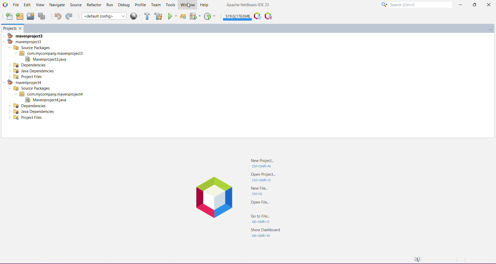 The width and height of the screenshot is (496, 264). Describe the element at coordinates (420, 4) in the screenshot. I see `Search` at that location.